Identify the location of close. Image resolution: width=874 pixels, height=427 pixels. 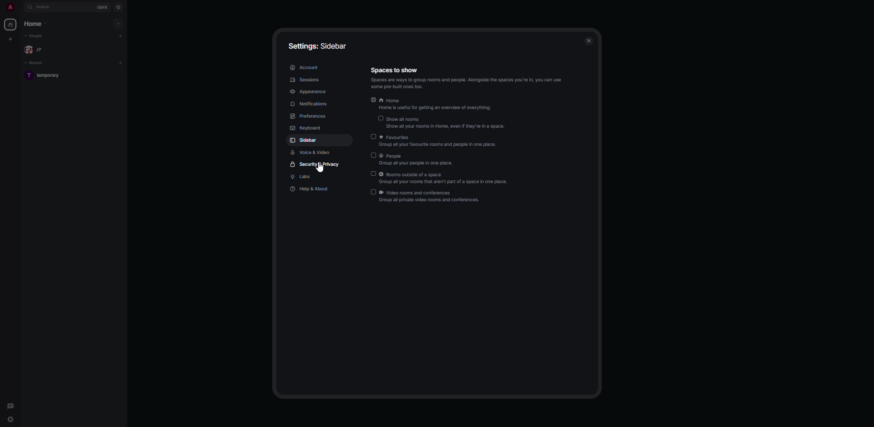
(589, 40).